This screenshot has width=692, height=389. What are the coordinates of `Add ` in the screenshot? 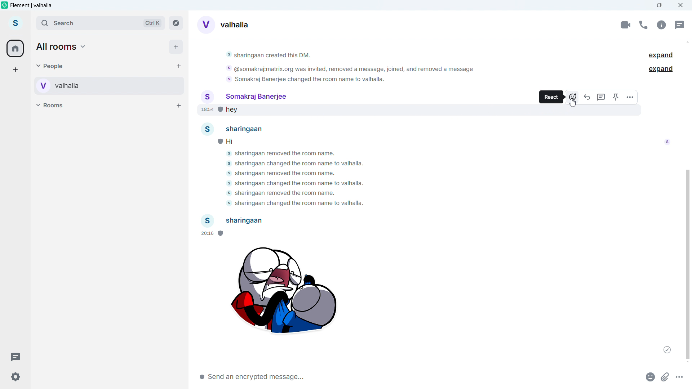 It's located at (176, 47).